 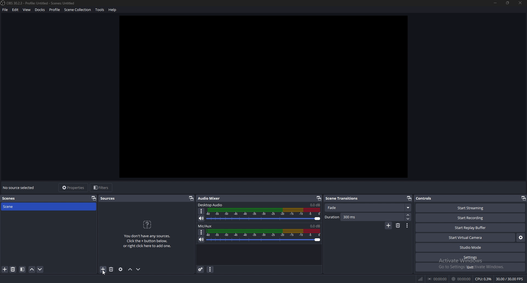 What do you see at coordinates (40, 269) in the screenshot?
I see `move scene down` at bounding box center [40, 269].